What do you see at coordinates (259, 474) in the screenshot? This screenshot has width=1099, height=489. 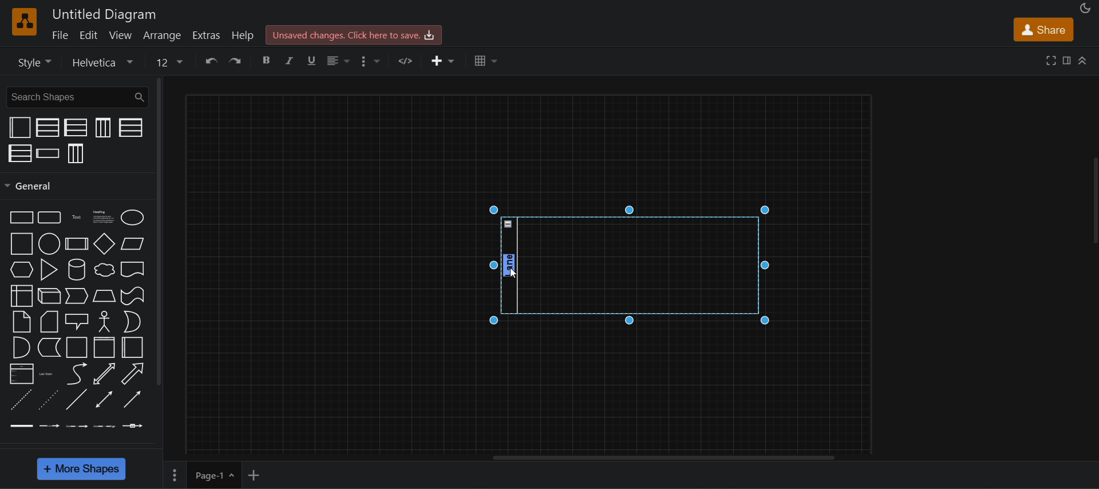 I see `add new page` at bounding box center [259, 474].